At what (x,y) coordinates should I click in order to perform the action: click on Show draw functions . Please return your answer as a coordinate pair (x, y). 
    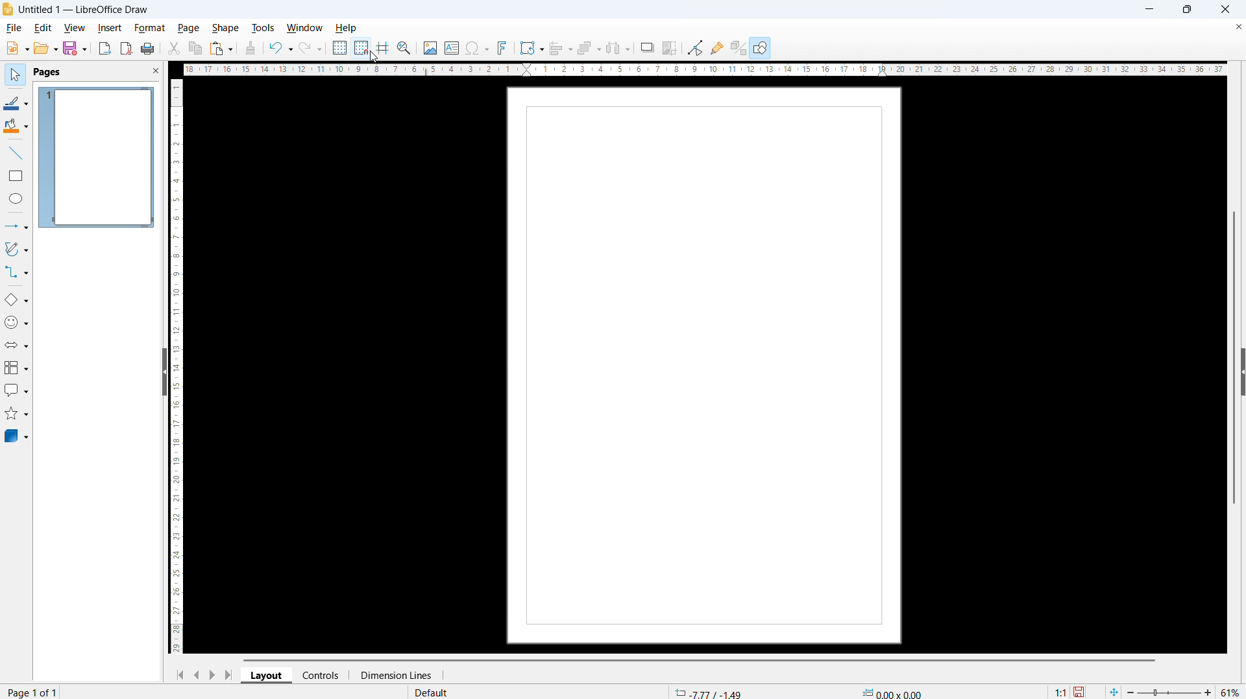
    Looking at the image, I should click on (760, 47).